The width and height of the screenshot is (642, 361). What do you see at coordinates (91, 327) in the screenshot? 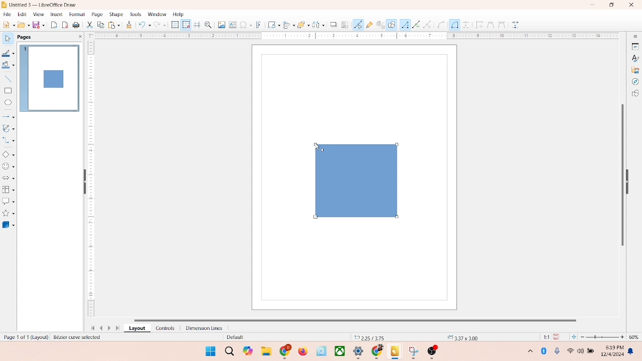
I see `first page` at bounding box center [91, 327].